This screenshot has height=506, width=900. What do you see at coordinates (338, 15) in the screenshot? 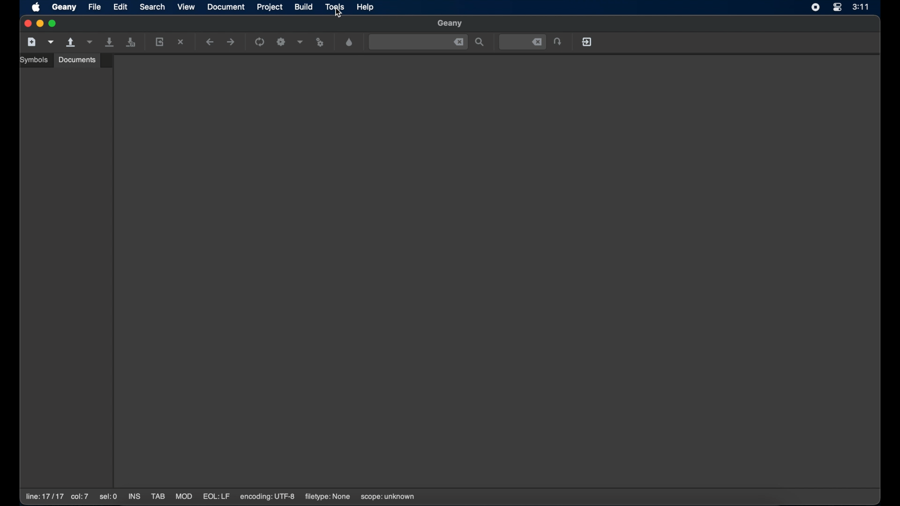
I see `cursor` at bounding box center [338, 15].